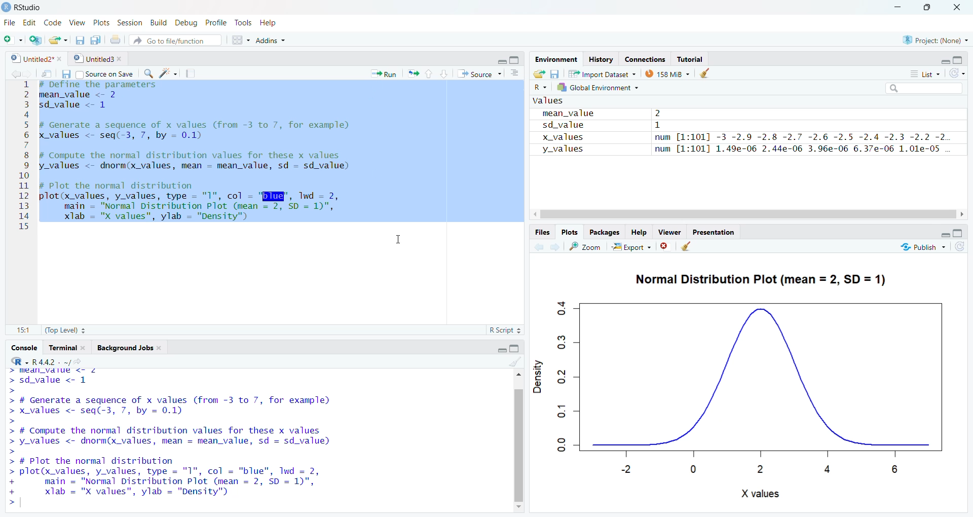 This screenshot has width=973, height=517. Describe the element at coordinates (67, 347) in the screenshot. I see `Terminal` at that location.